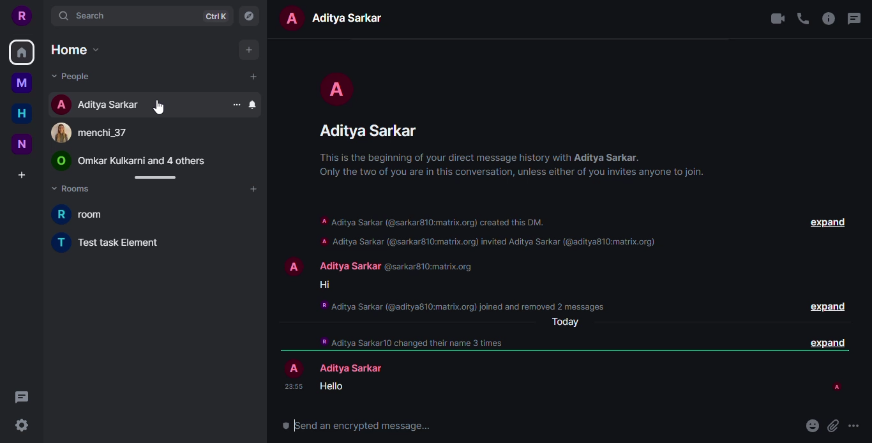 The width and height of the screenshot is (872, 443). What do you see at coordinates (72, 77) in the screenshot?
I see `people` at bounding box center [72, 77].